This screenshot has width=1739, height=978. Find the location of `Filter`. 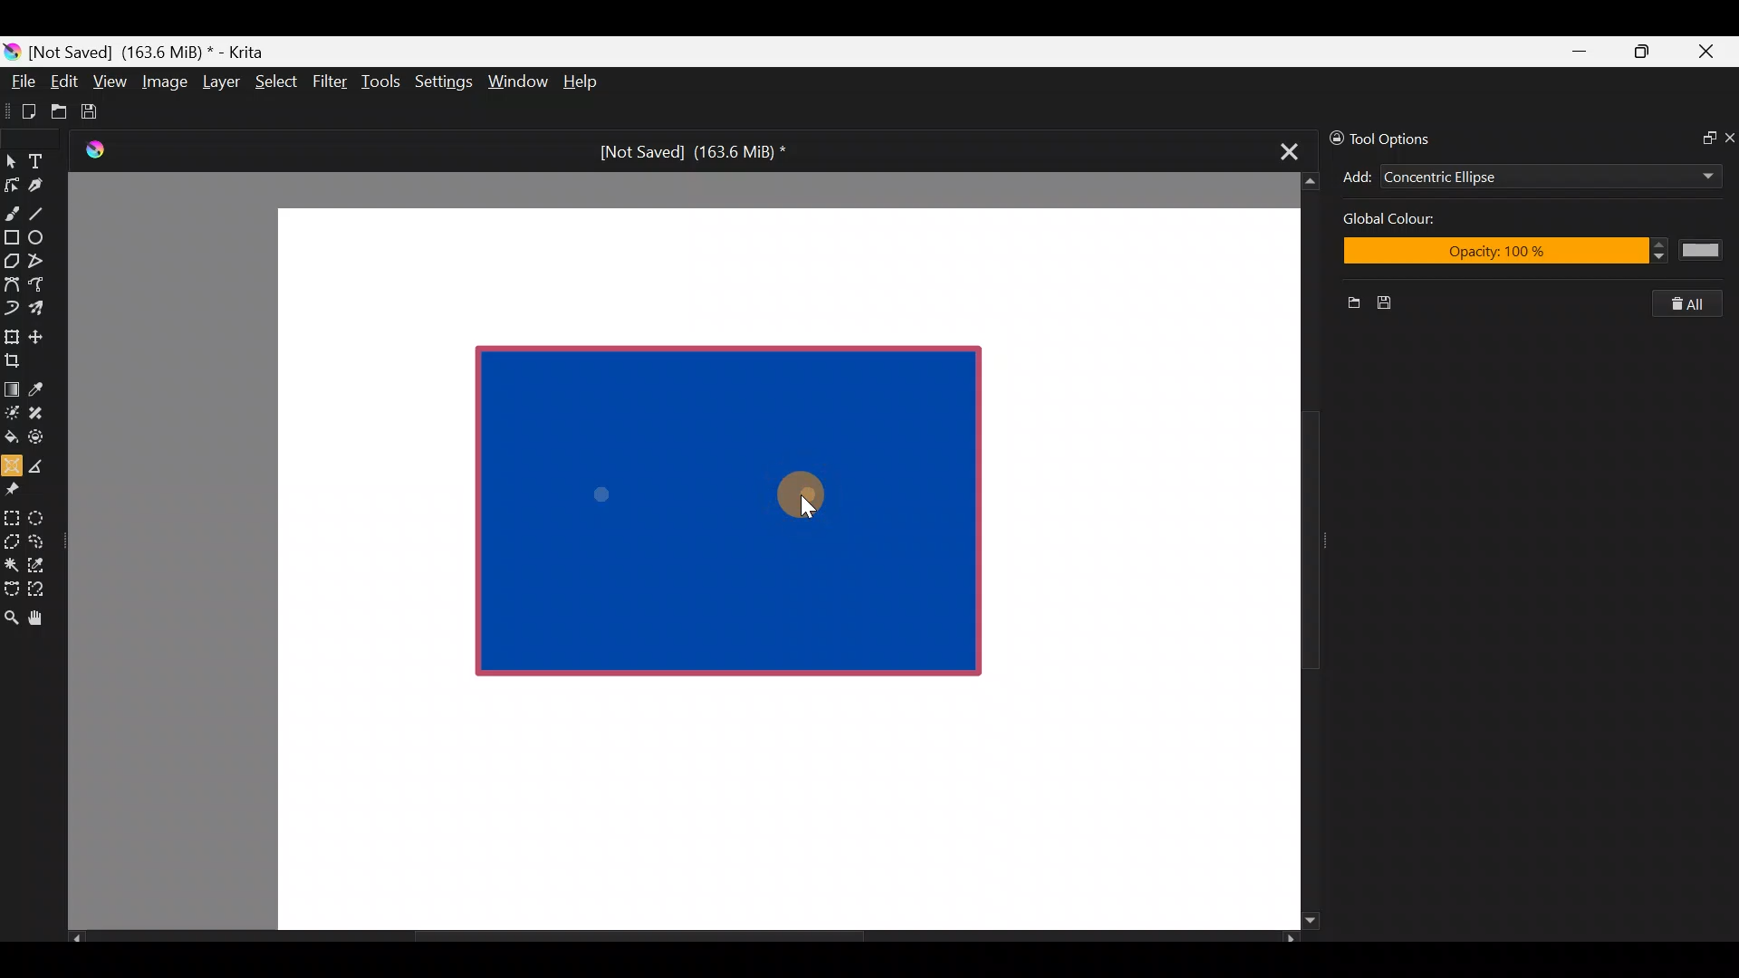

Filter is located at coordinates (331, 81).